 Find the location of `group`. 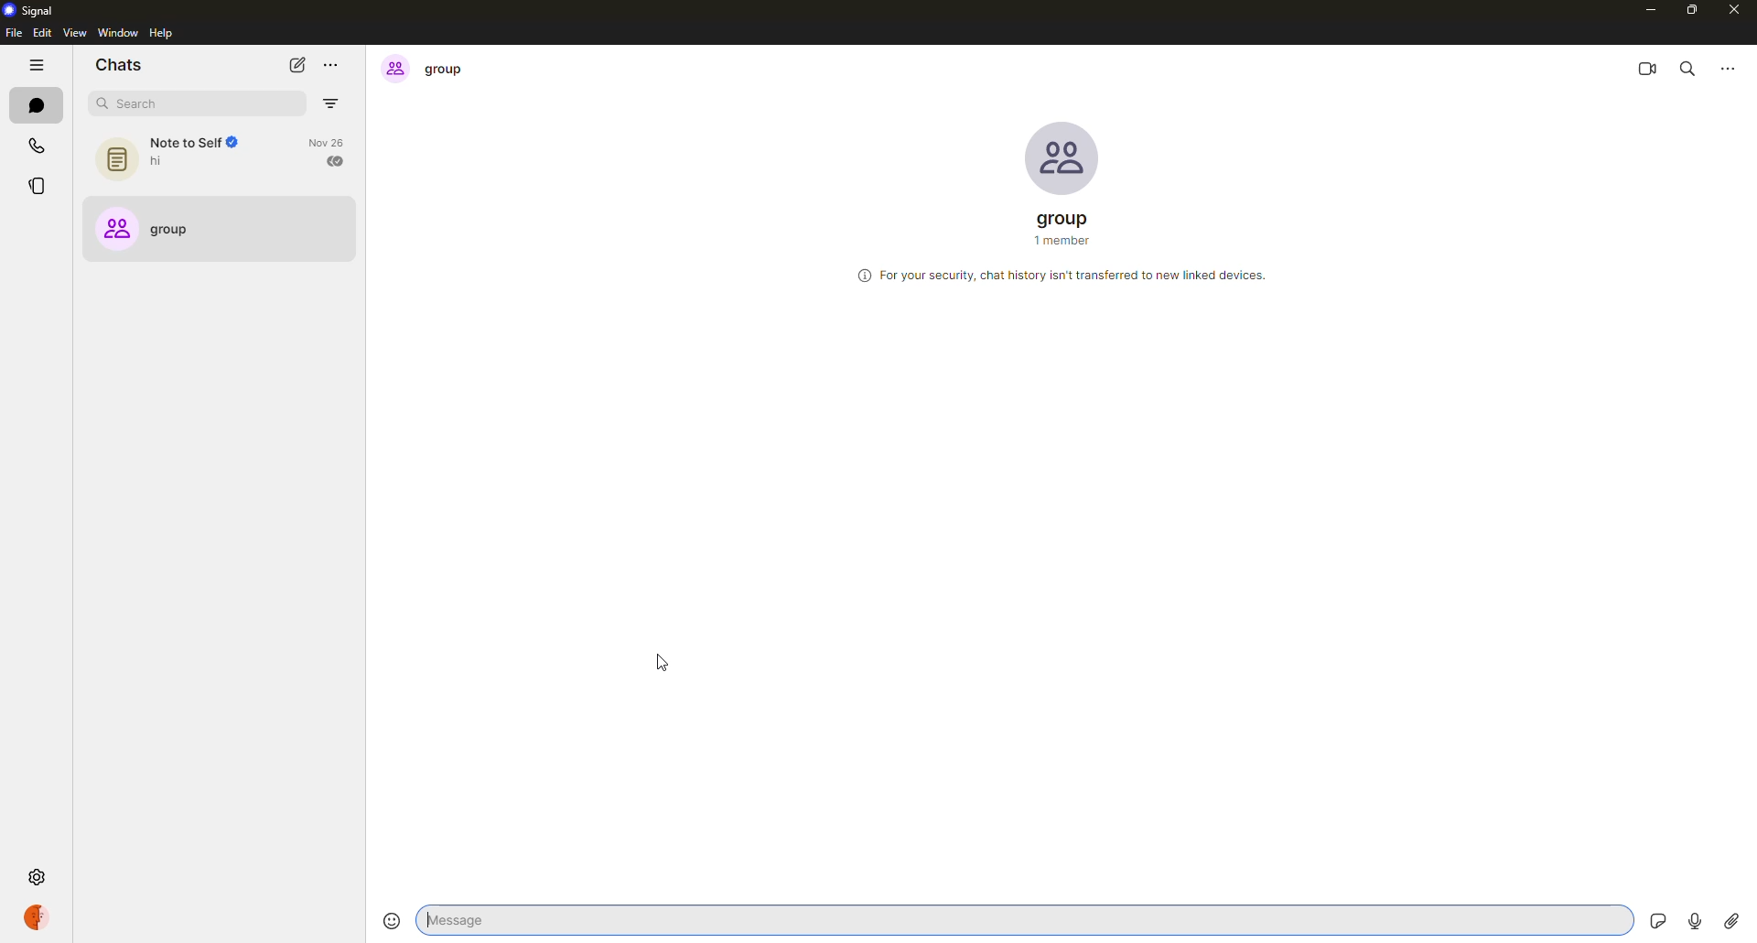

group is located at coordinates (434, 70).